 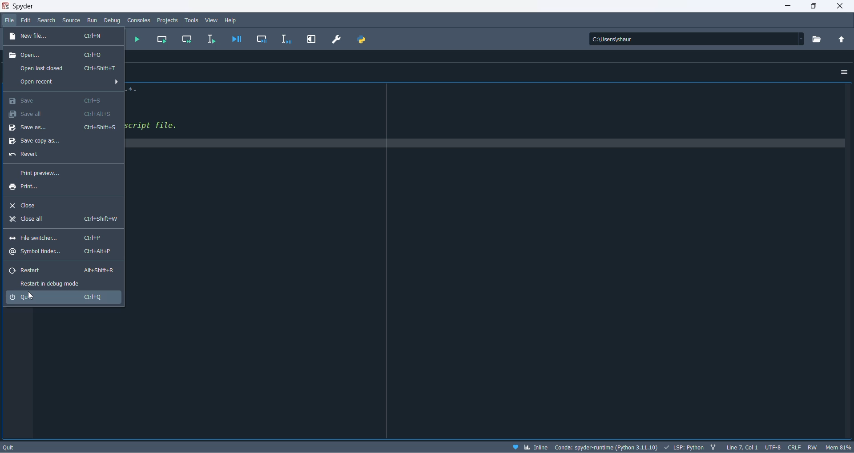 What do you see at coordinates (804, 39) in the screenshot?
I see `dropdown` at bounding box center [804, 39].